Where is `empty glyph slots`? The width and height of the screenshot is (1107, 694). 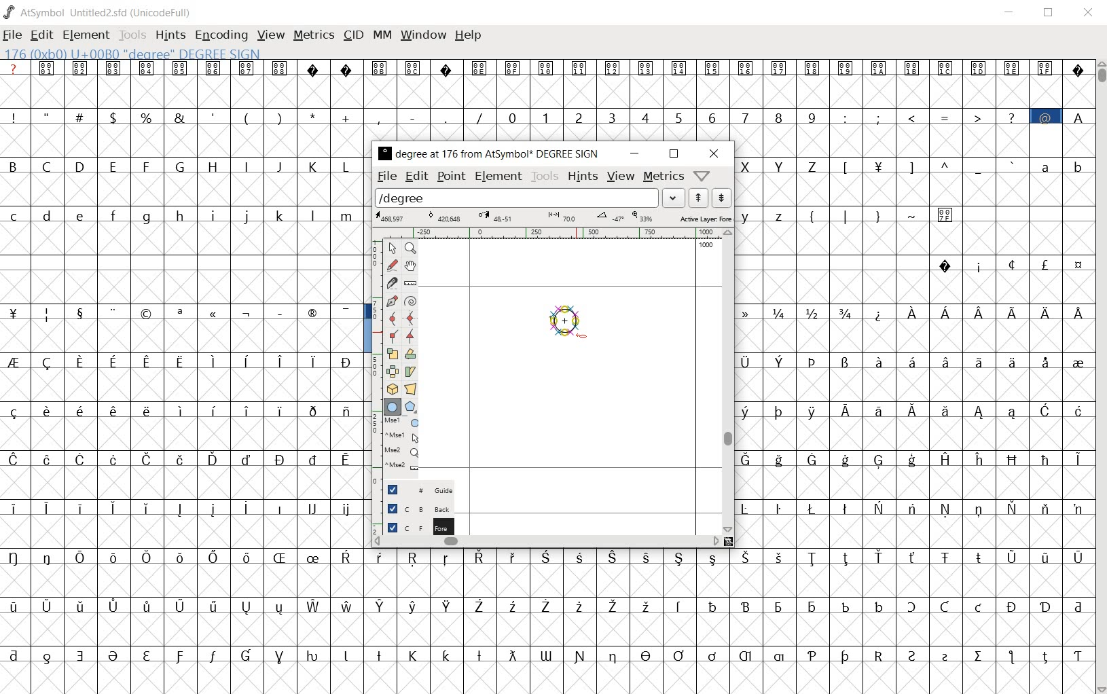
empty glyph slots is located at coordinates (914, 433).